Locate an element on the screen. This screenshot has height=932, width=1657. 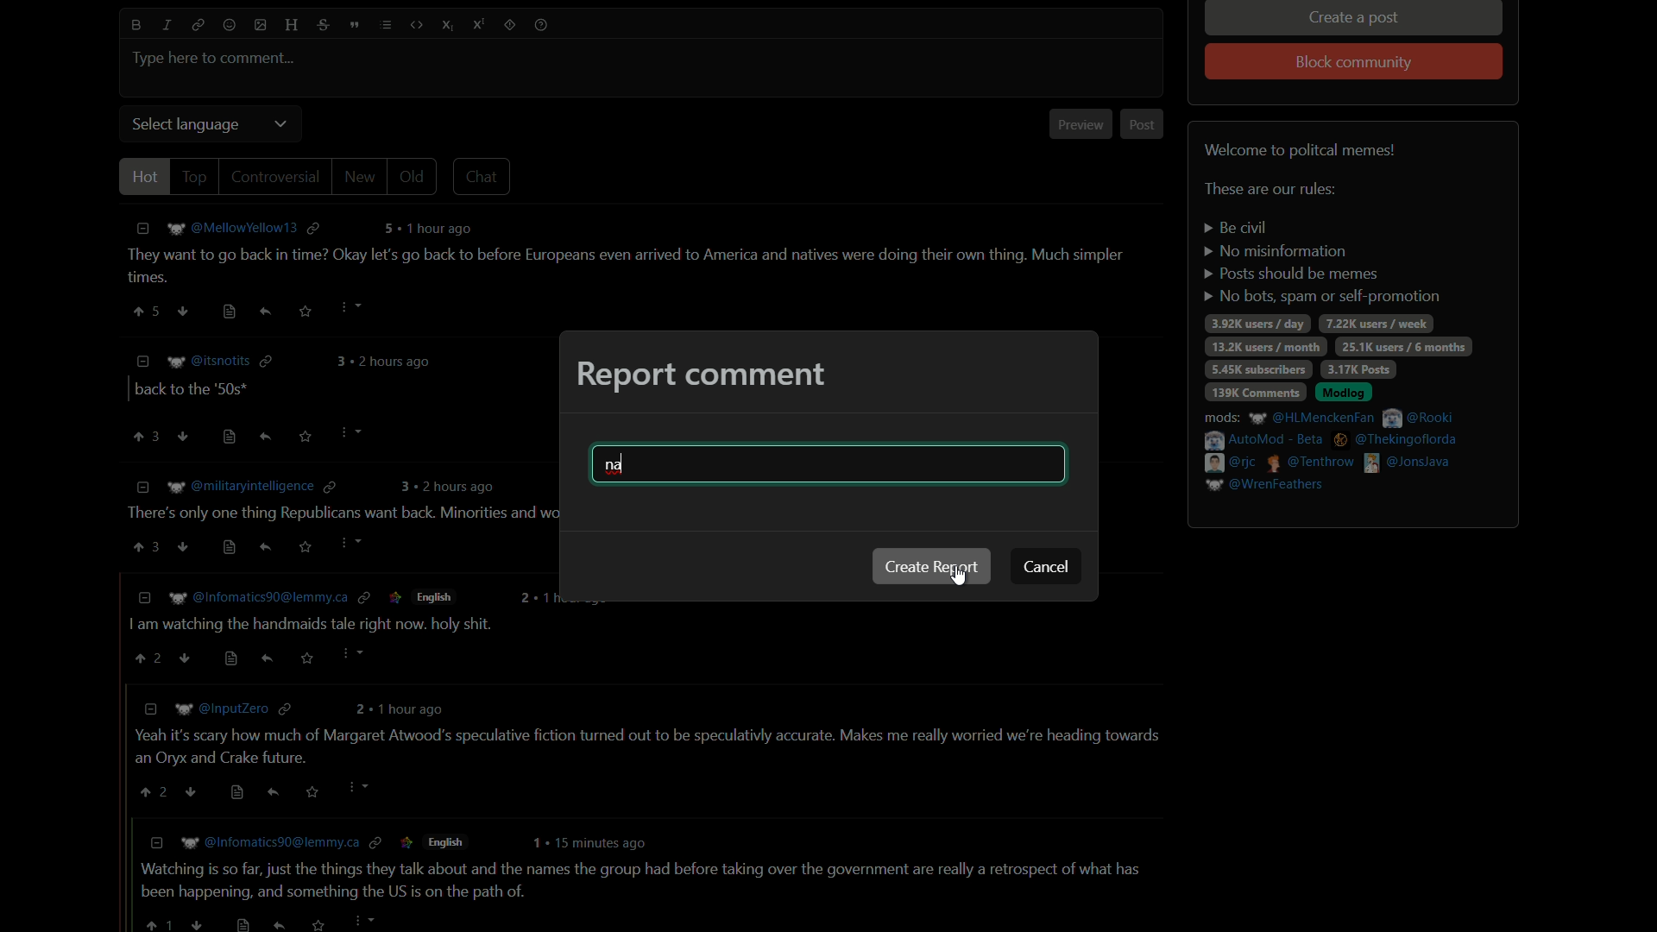
chat is located at coordinates (482, 176).